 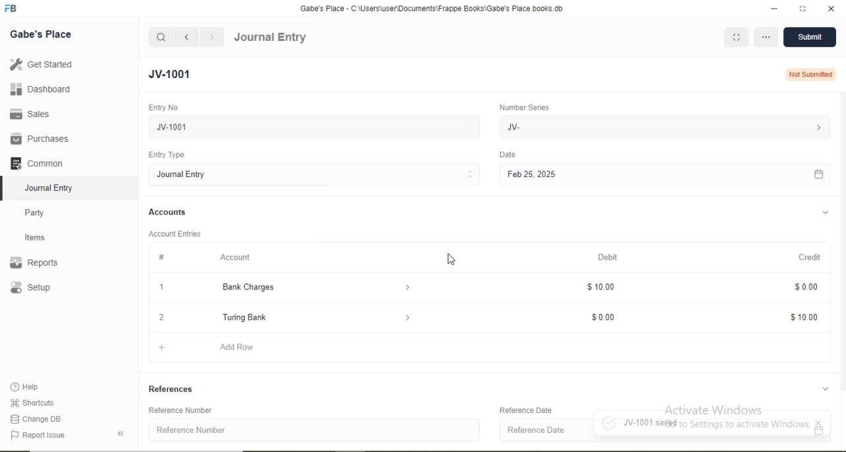 I want to click on Help, so click(x=30, y=387).